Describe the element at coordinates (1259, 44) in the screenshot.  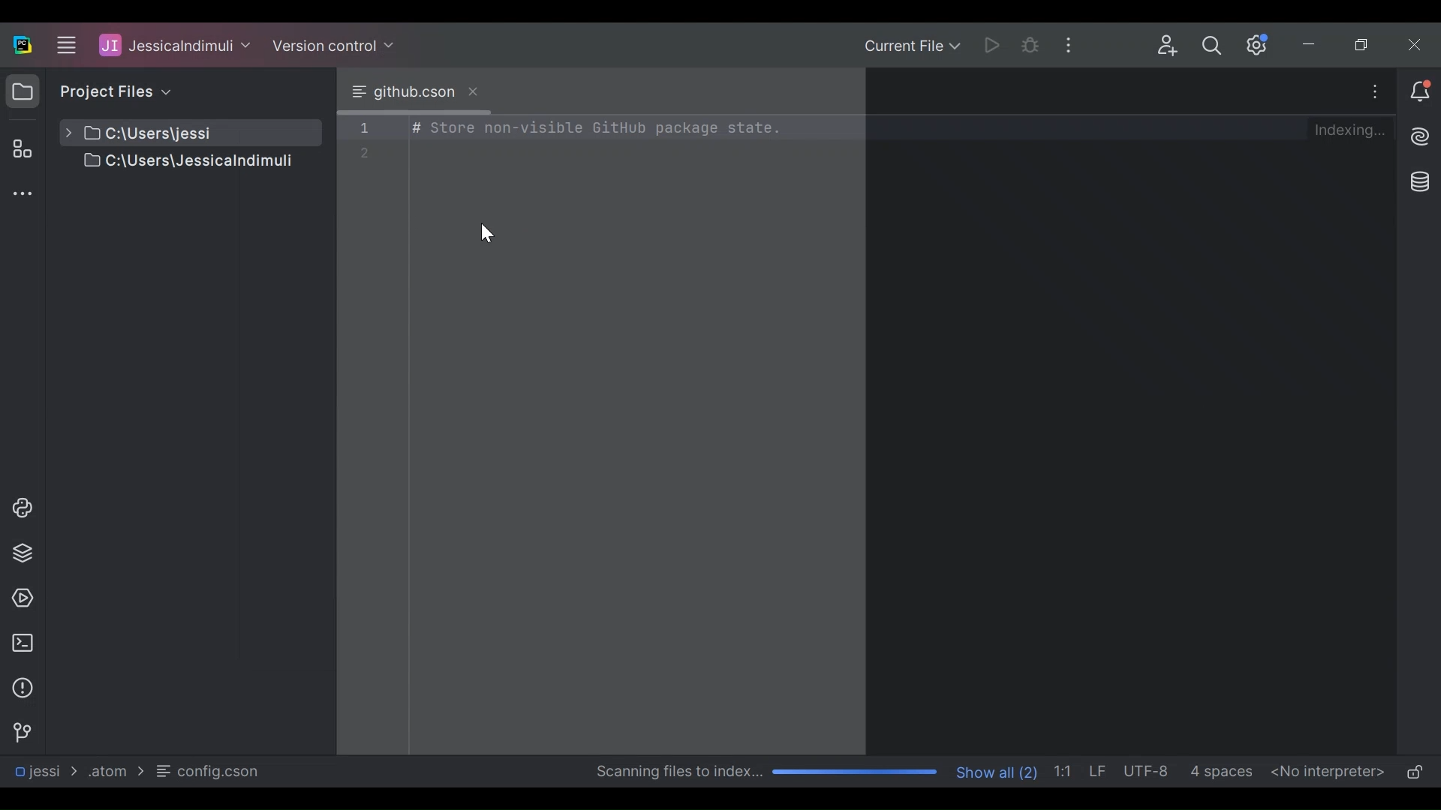
I see `Settings` at that location.